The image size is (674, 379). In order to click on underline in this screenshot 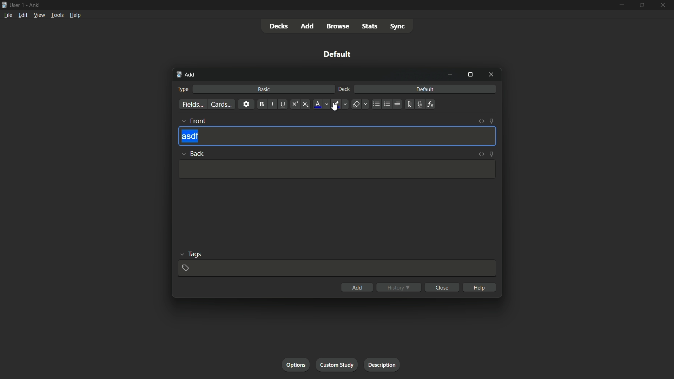, I will do `click(283, 104)`.